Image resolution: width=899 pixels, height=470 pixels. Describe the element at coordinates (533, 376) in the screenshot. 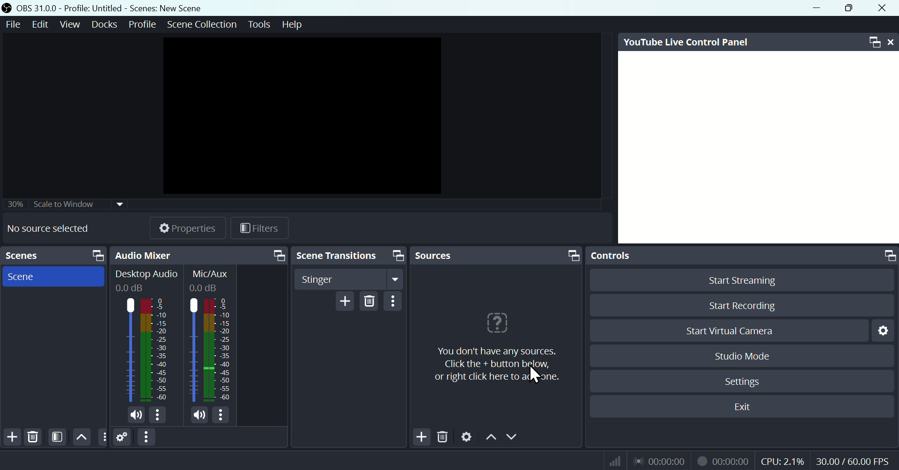

I see `cursor` at that location.